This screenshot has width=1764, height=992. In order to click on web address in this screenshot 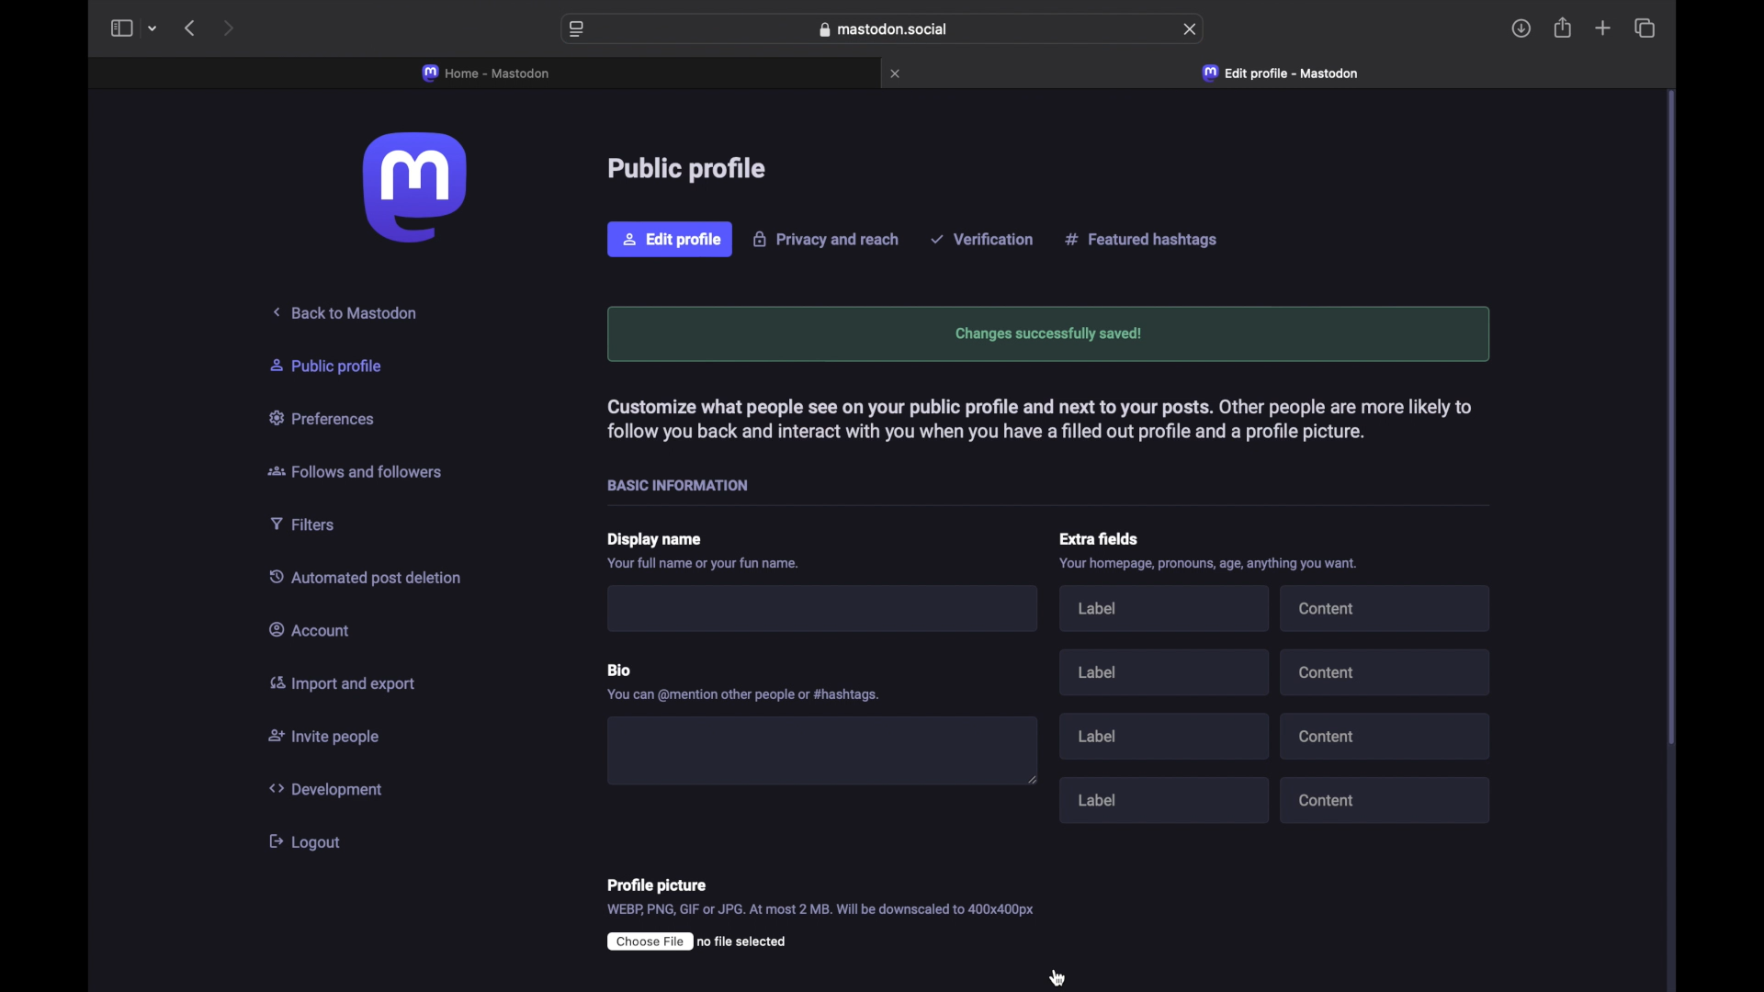, I will do `click(883, 29)`.